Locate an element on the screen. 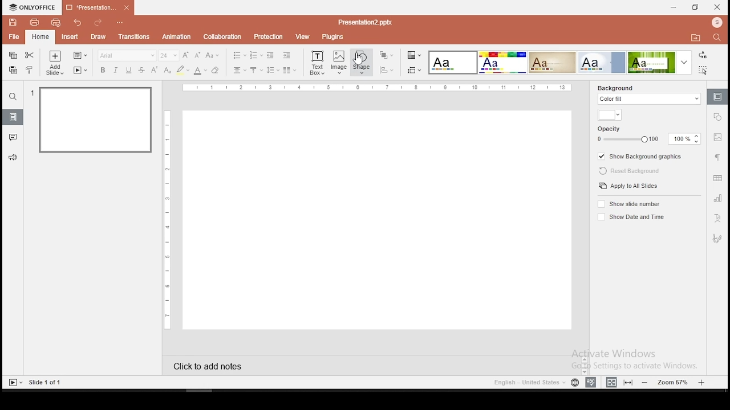 This screenshot has height=410, width=730. apply to all slides is located at coordinates (630, 186).